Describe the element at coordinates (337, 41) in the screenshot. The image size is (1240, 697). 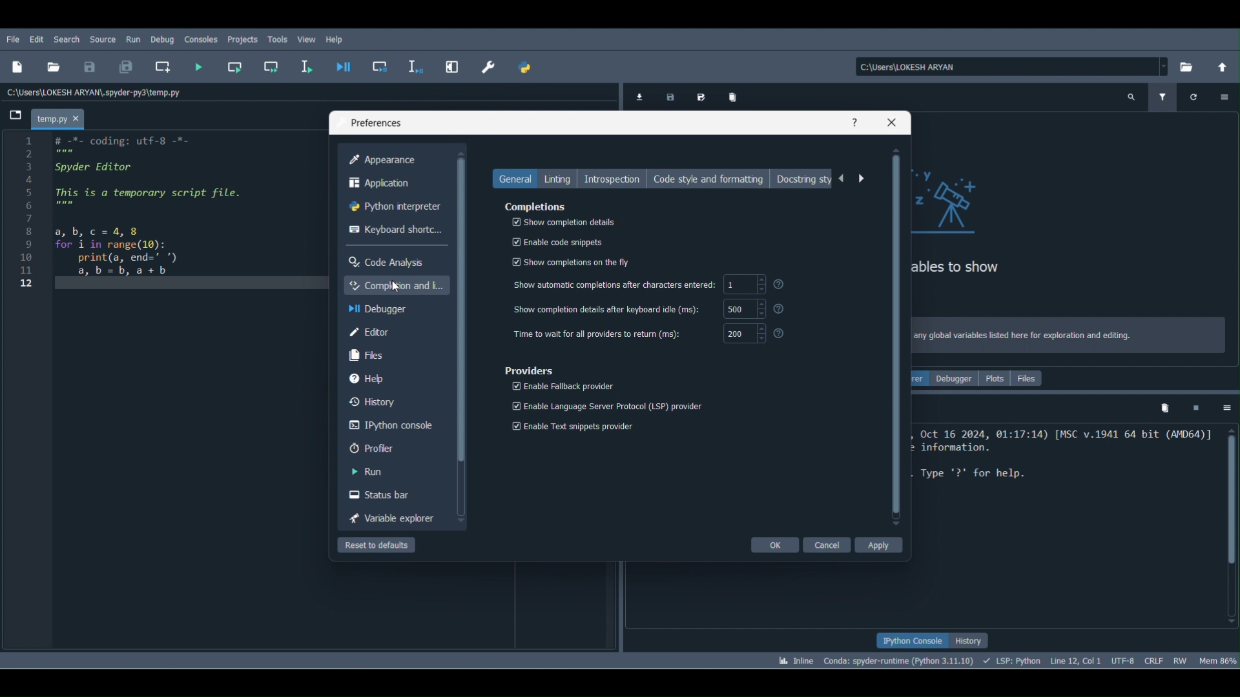
I see `Help` at that location.